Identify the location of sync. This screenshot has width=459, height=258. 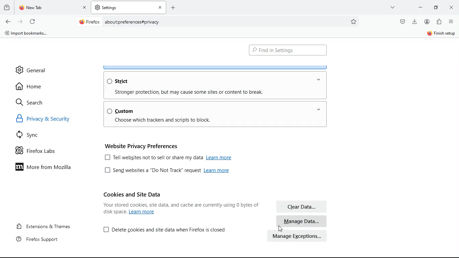
(31, 136).